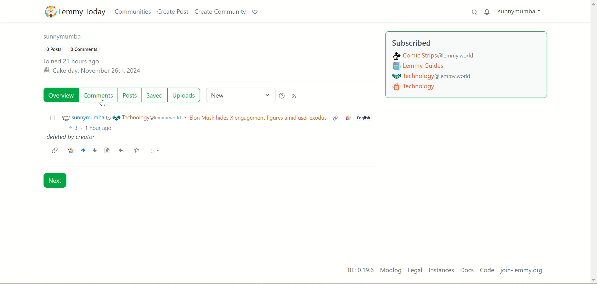 The width and height of the screenshot is (597, 284). I want to click on BE: 0.19.6, so click(356, 270).